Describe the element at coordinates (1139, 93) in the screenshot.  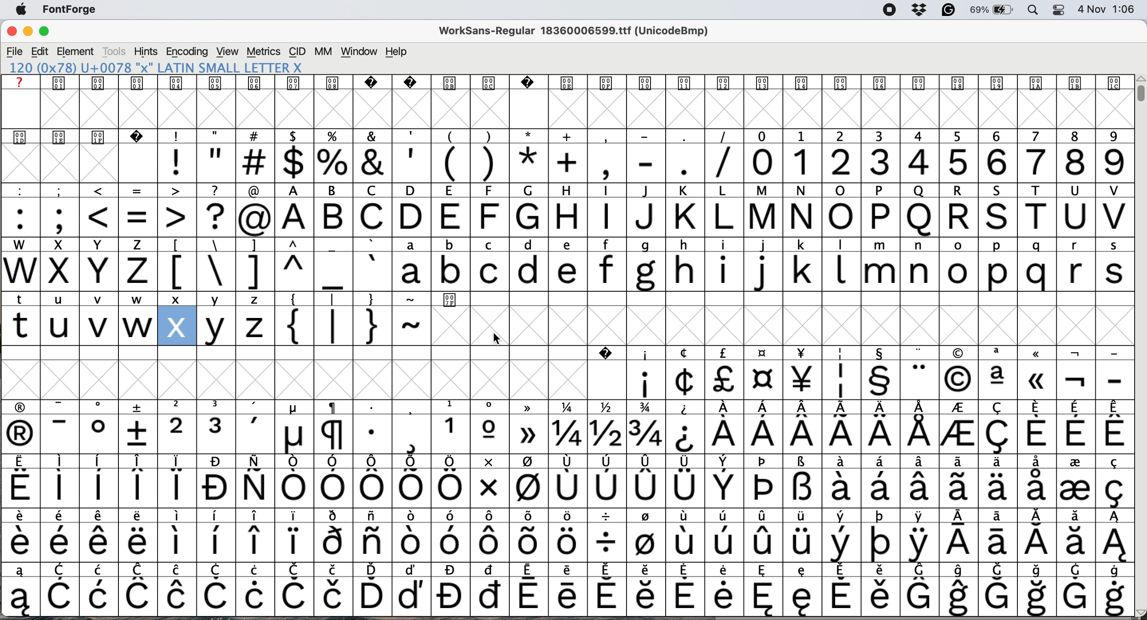
I see `vertical scroll bar` at that location.